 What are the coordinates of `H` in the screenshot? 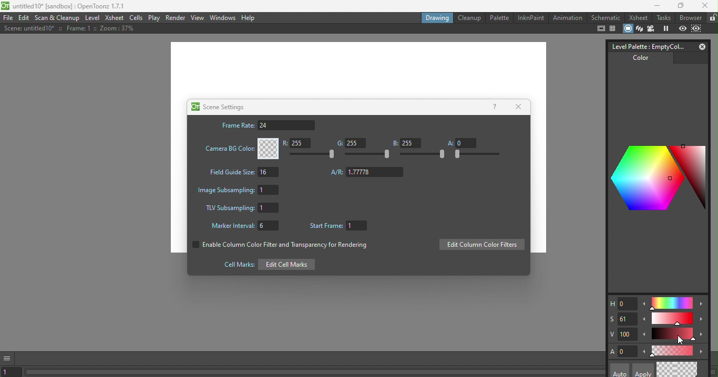 It's located at (622, 304).